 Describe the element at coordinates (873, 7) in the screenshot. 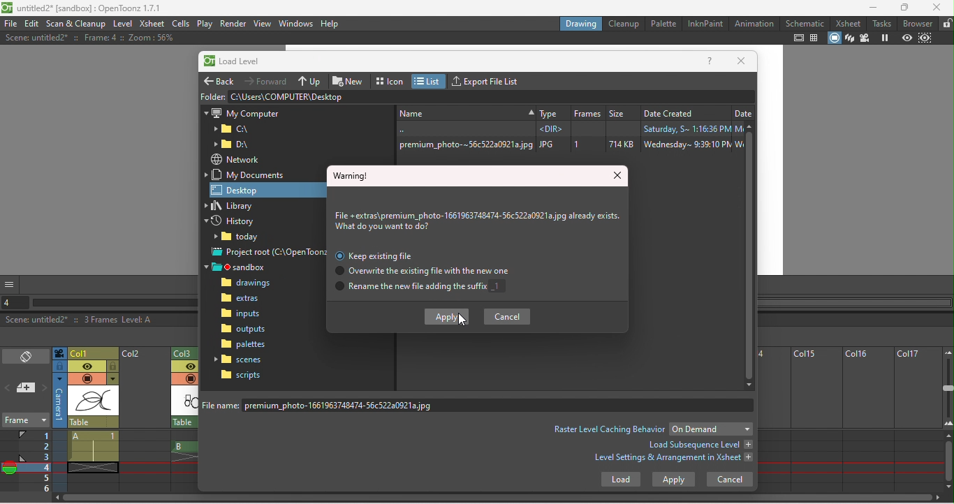

I see `Minimize` at that location.